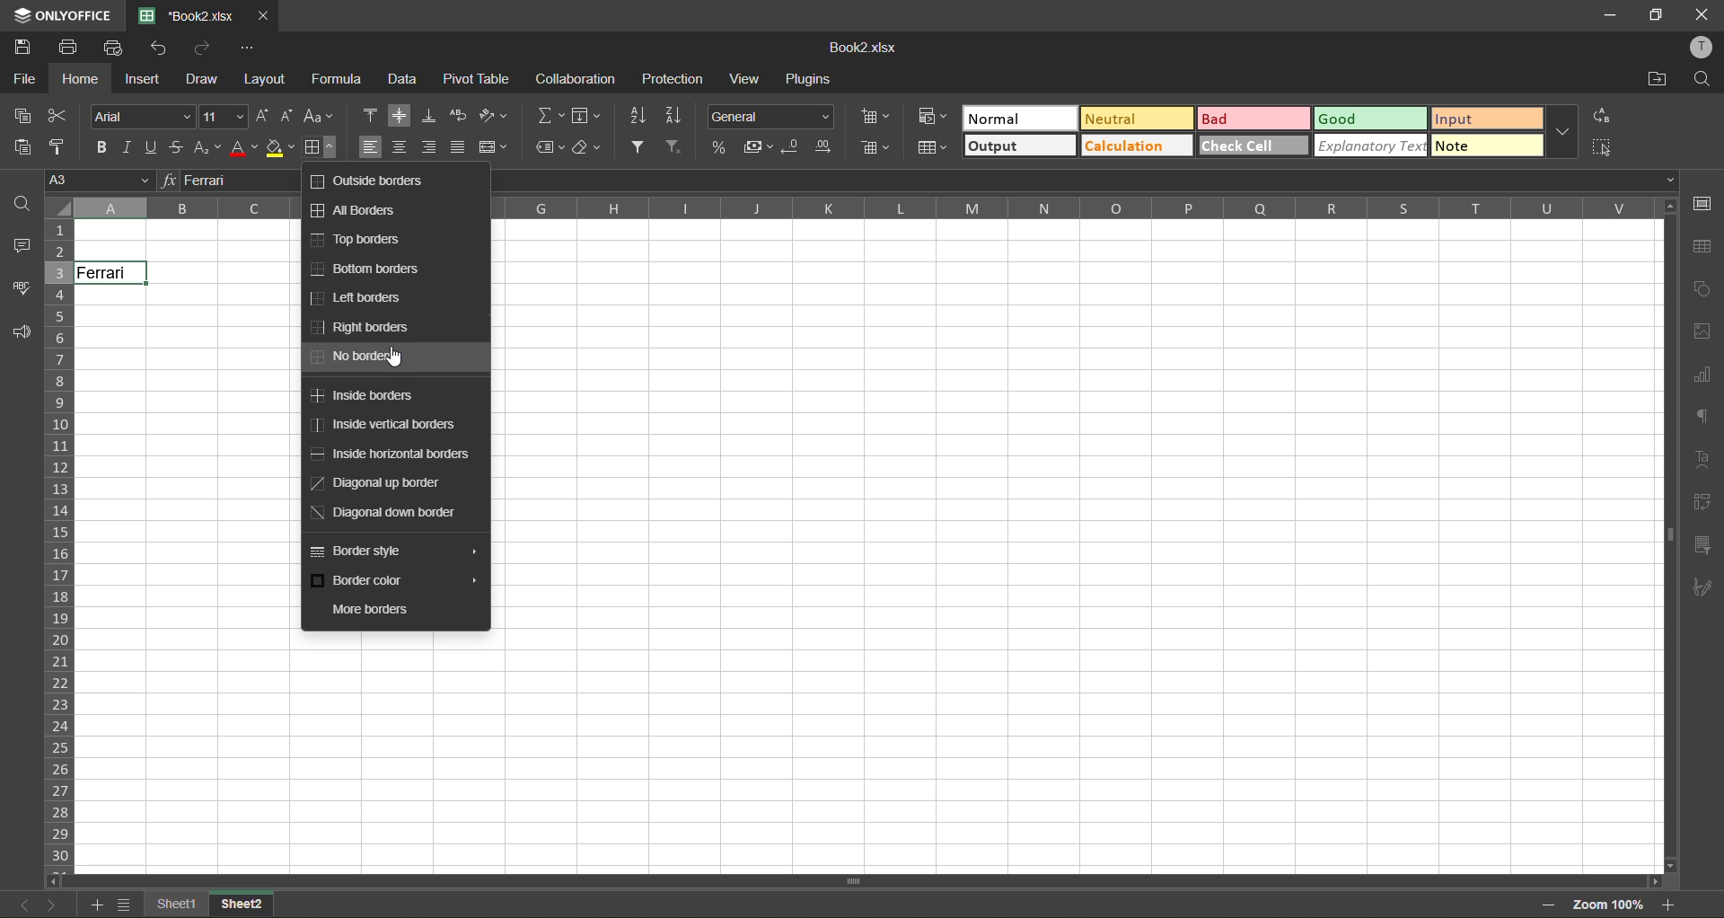  I want to click on vertical scrollbar, so click(1667, 535).